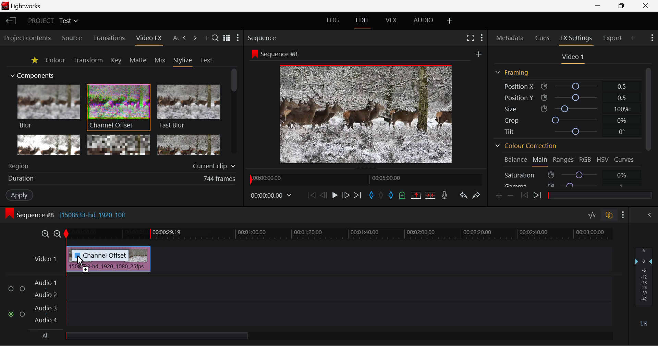 The height and width of the screenshot is (346, 658). What do you see at coordinates (450, 22) in the screenshot?
I see `Add Layout` at bounding box center [450, 22].